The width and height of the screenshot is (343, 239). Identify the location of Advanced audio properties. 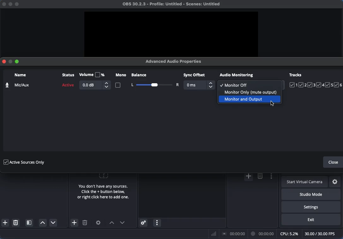
(143, 223).